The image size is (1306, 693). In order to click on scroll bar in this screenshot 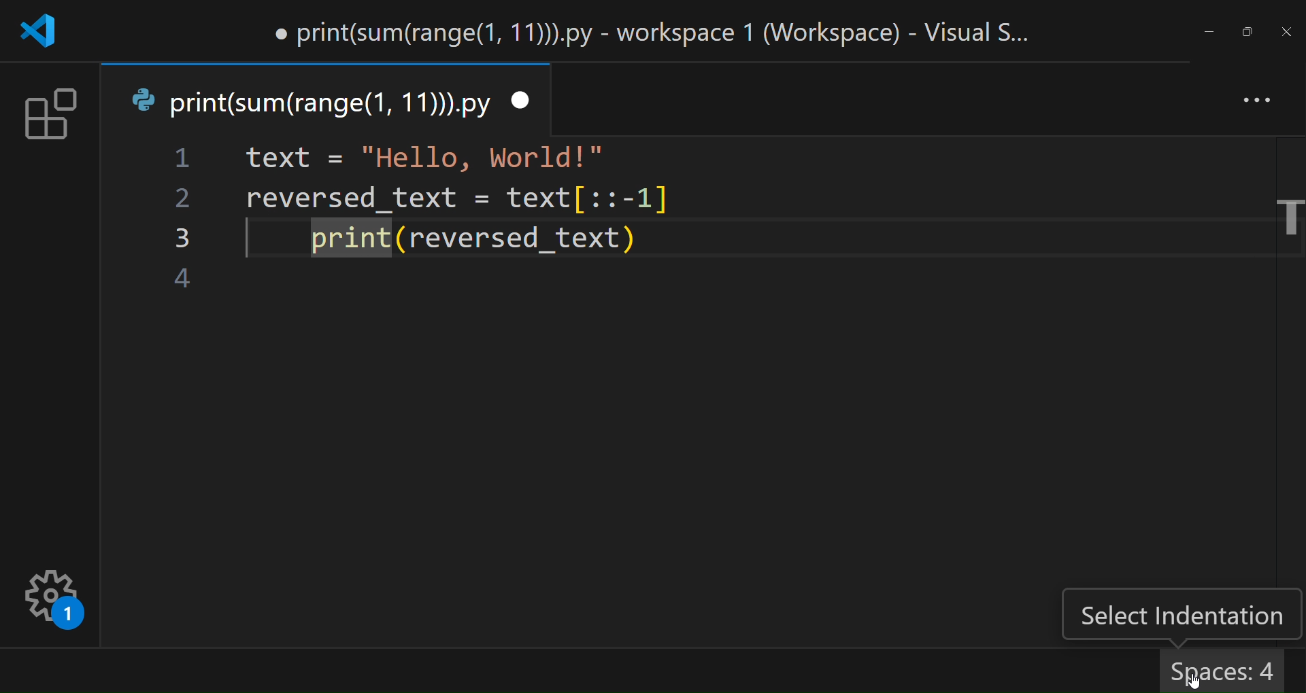, I will do `click(1288, 357)`.